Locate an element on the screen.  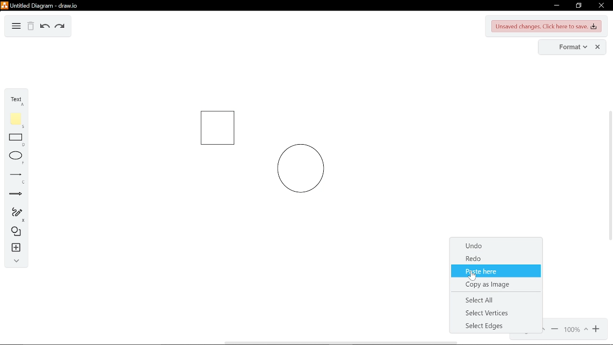
redo is located at coordinates (497, 260).